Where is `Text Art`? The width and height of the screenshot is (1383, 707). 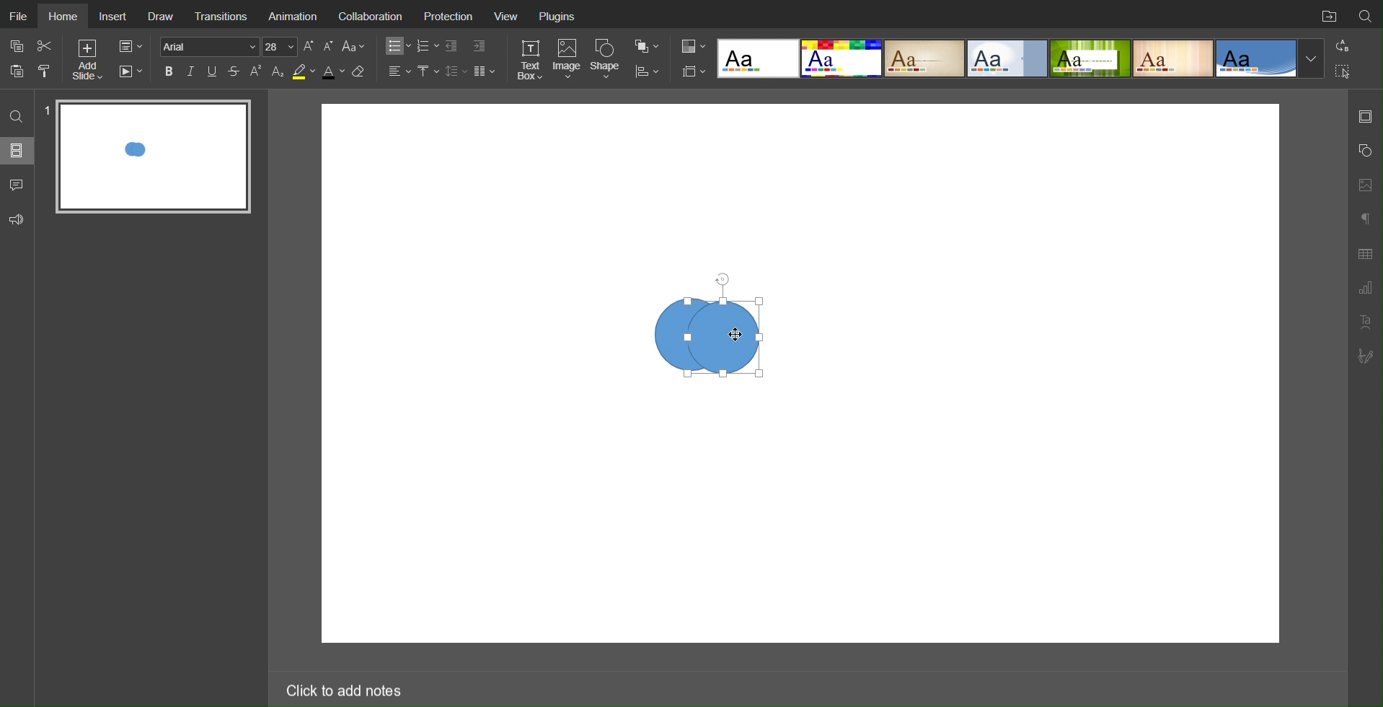 Text Art is located at coordinates (1365, 322).